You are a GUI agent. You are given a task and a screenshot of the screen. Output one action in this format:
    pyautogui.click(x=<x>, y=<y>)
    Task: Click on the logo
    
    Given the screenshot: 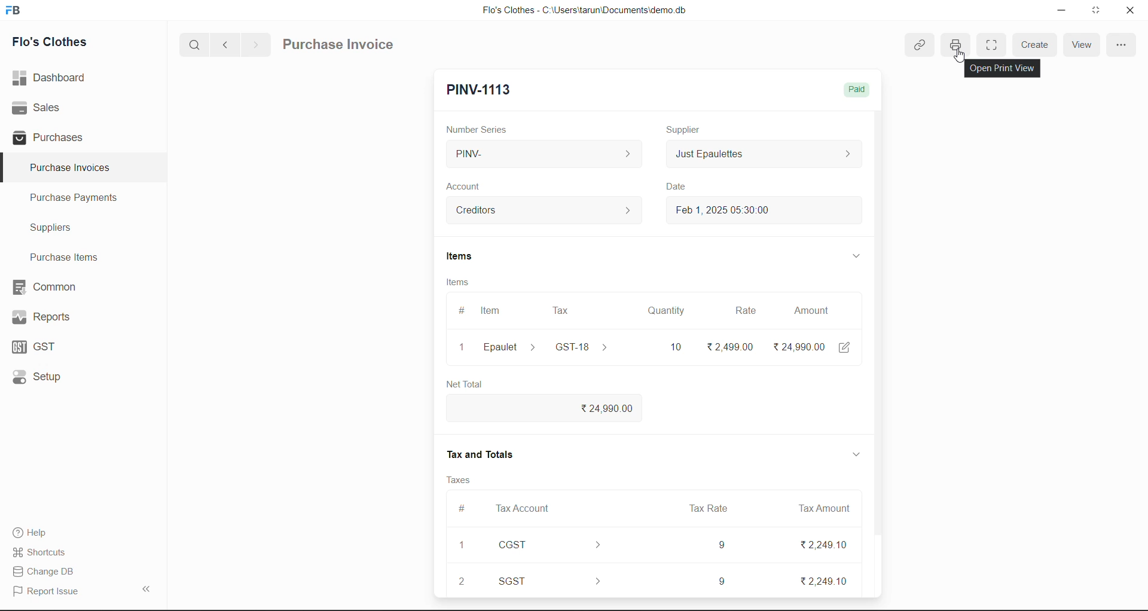 What is the action you would take?
    pyautogui.click(x=15, y=11)
    